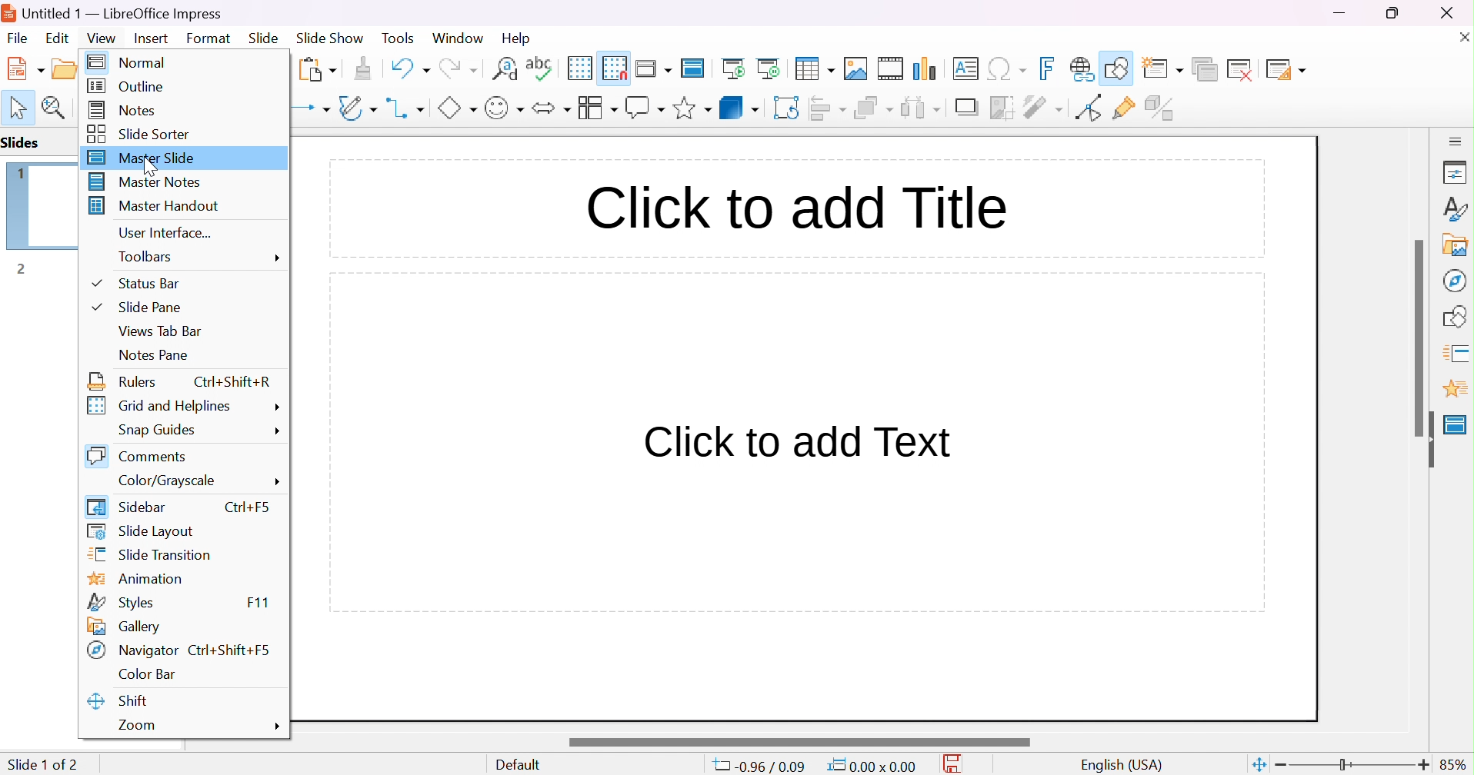 The height and width of the screenshot is (775, 1474). Describe the element at coordinates (257, 601) in the screenshot. I see `F11` at that location.